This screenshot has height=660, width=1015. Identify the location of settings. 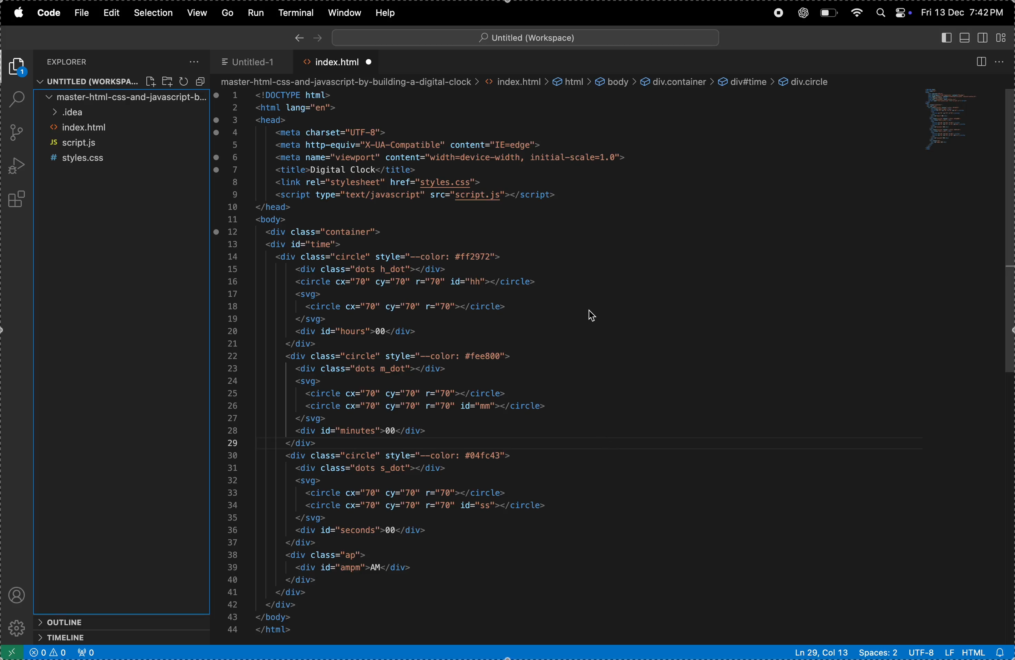
(15, 628).